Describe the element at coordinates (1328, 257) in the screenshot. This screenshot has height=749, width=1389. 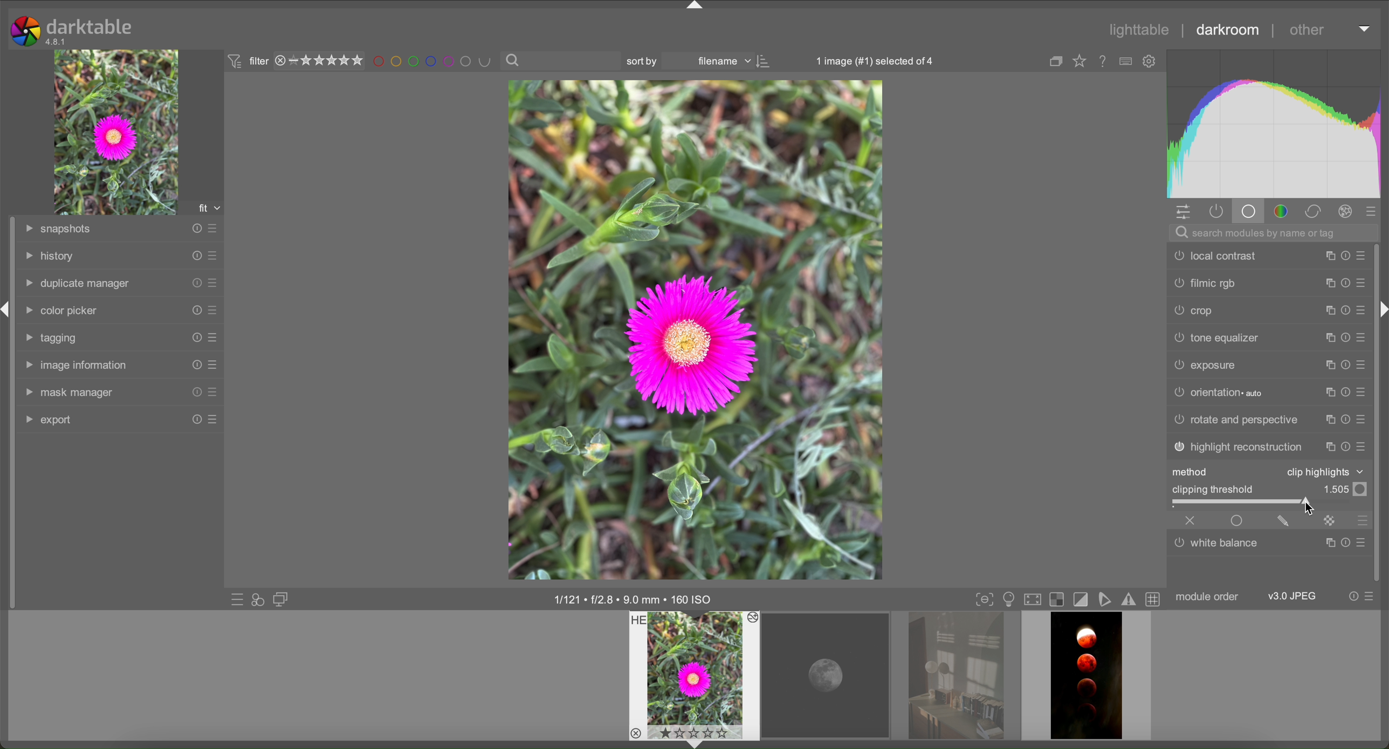
I see `copy` at that location.